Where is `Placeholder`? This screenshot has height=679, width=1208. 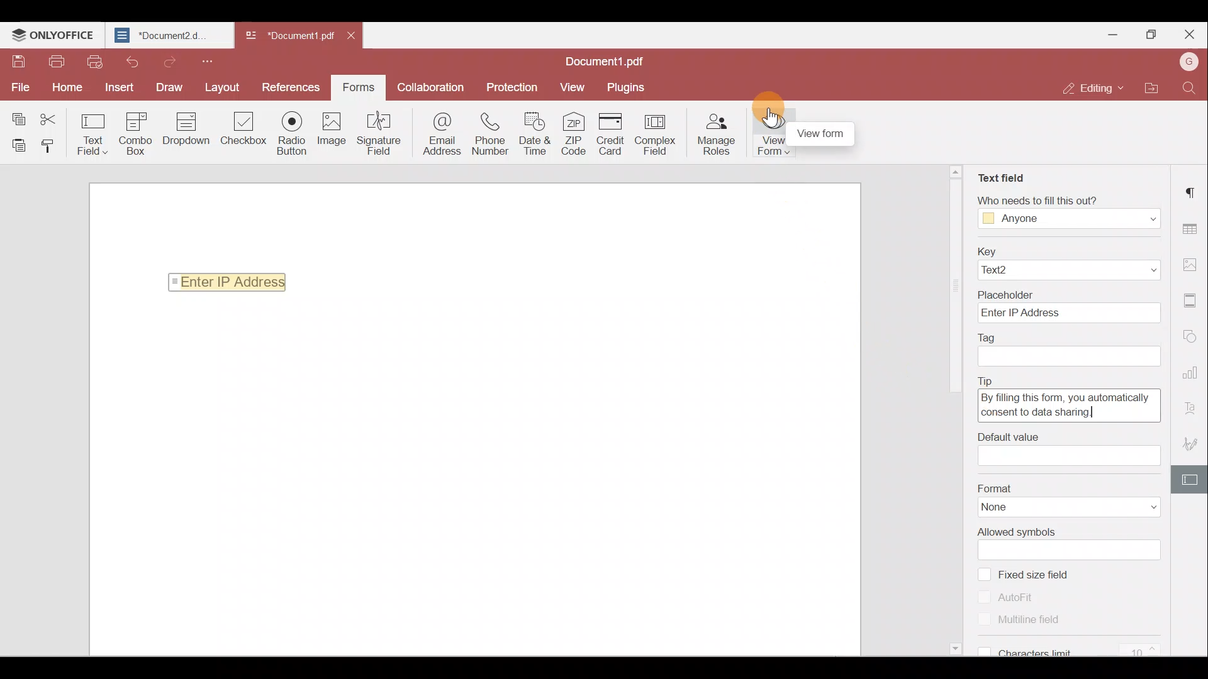
Placeholder is located at coordinates (1068, 292).